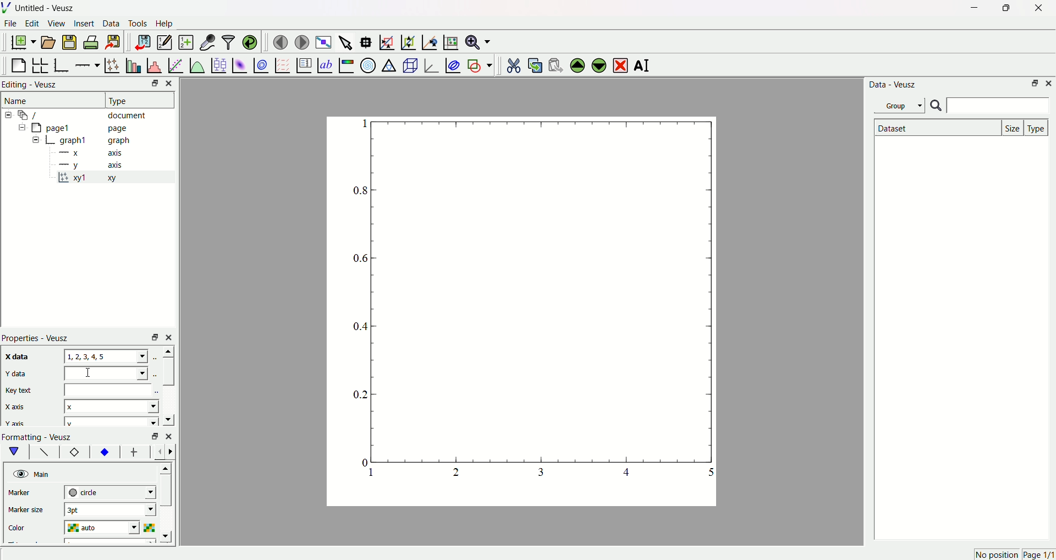 This screenshot has width=1056, height=560. I want to click on polar graphs, so click(368, 64).